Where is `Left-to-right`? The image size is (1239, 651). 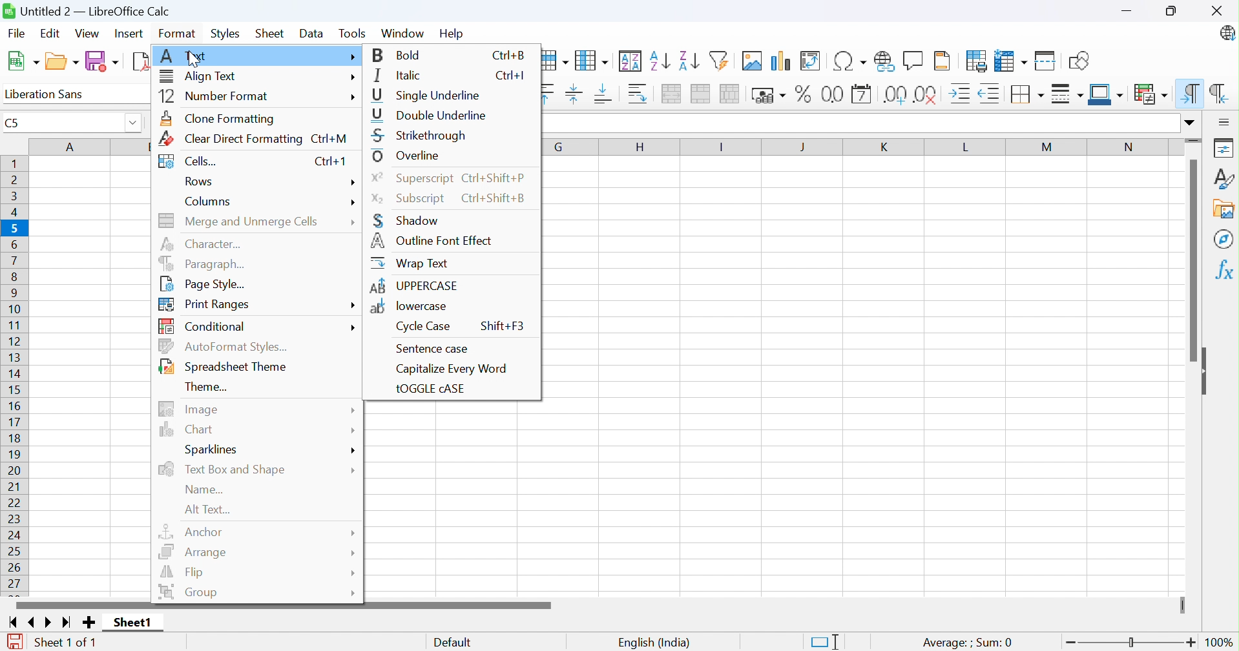 Left-to-right is located at coordinates (1192, 94).